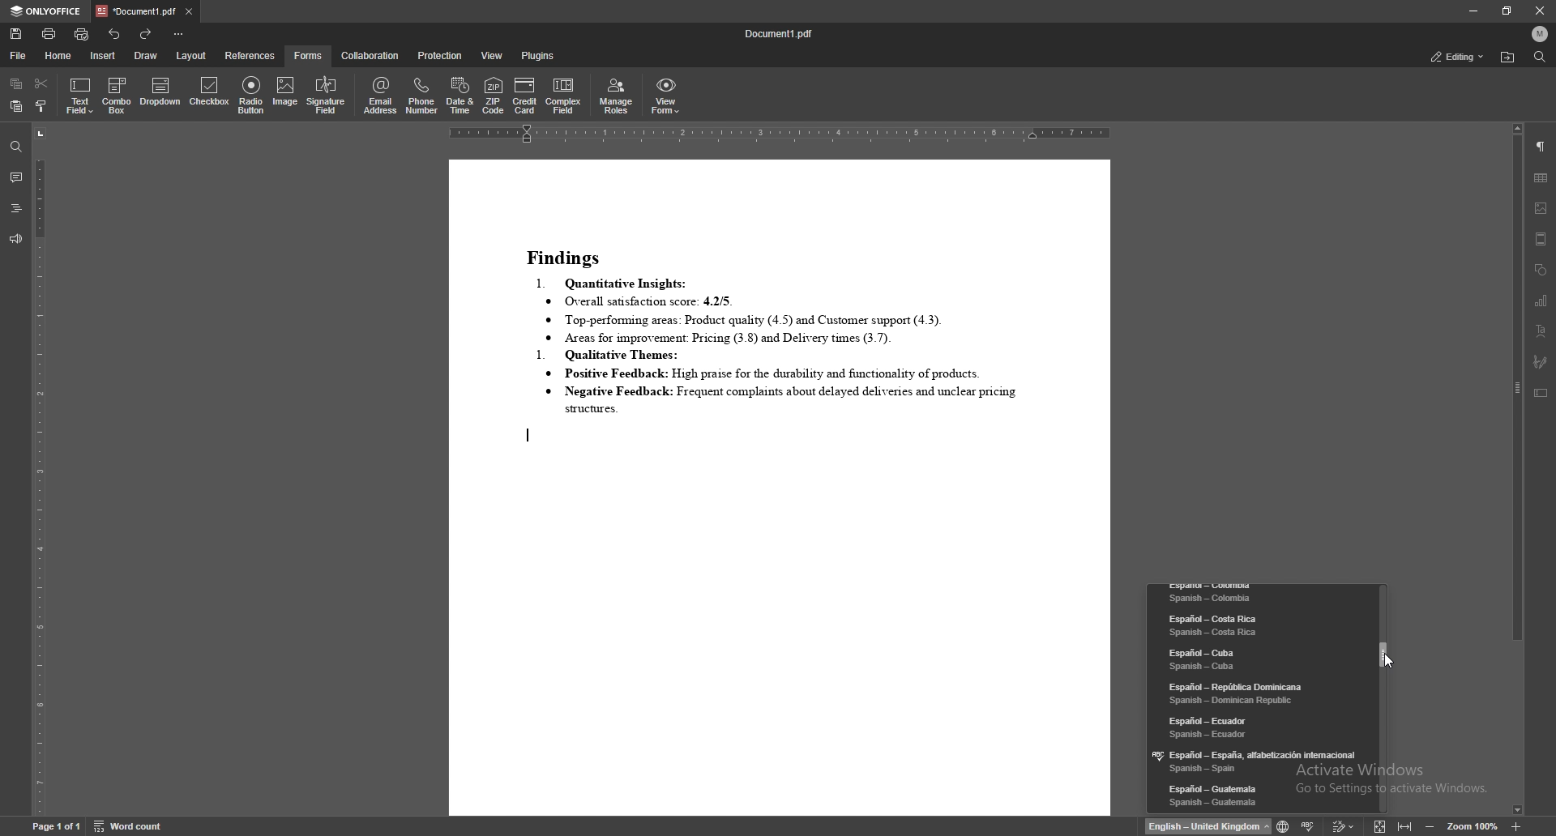 The image size is (1556, 836). I want to click on draw, so click(145, 56).